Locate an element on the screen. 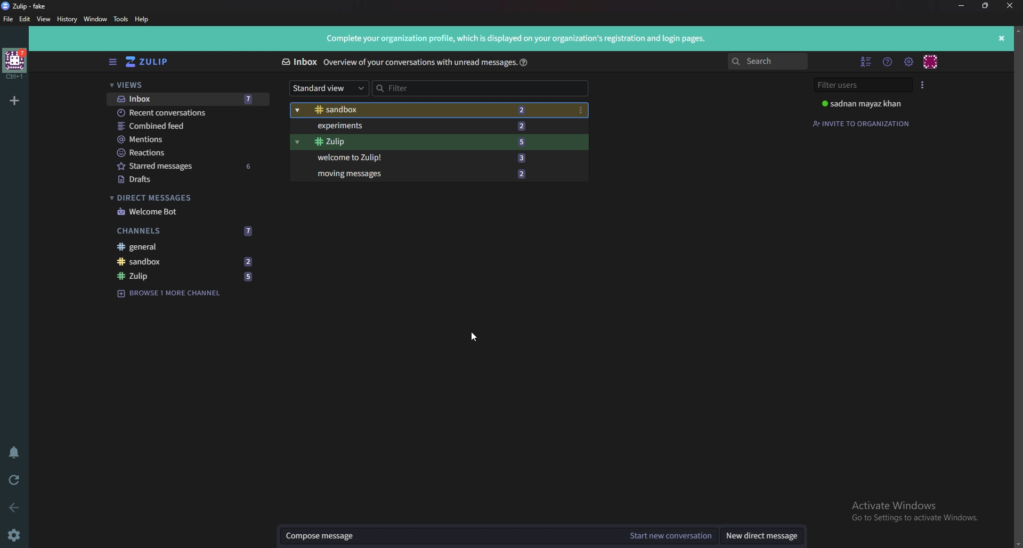 This screenshot has width=1023, height=548. Hide sidebar is located at coordinates (113, 62).